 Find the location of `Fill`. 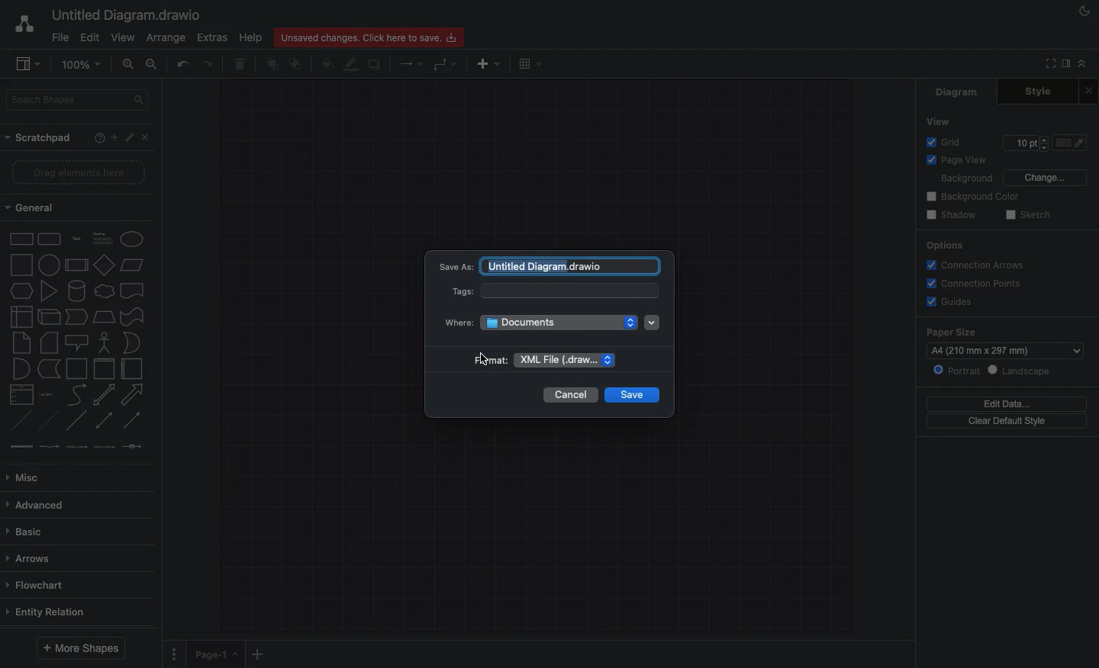

Fill is located at coordinates (1075, 143).